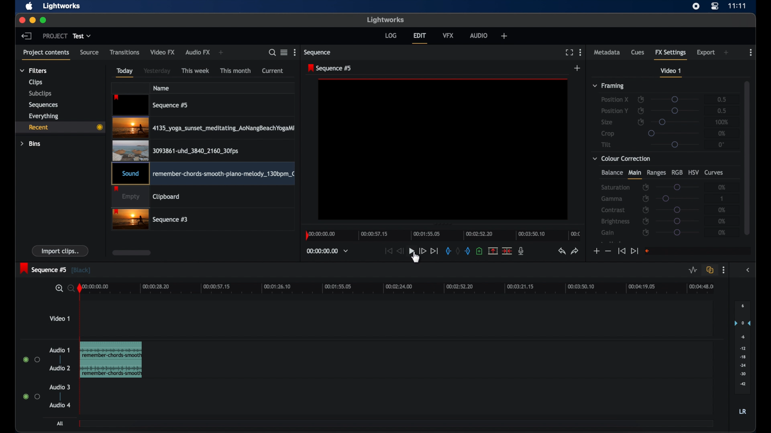  Describe the element at coordinates (678, 198) in the screenshot. I see `slider` at that location.